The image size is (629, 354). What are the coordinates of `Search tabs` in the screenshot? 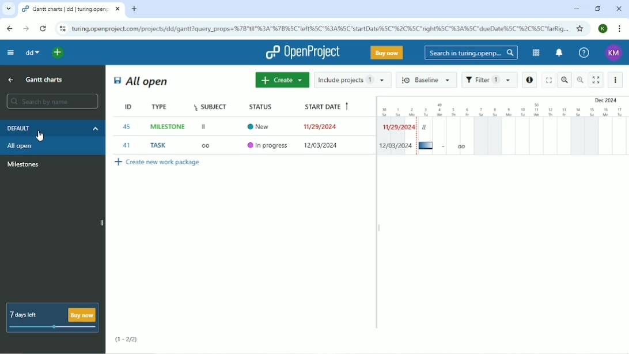 It's located at (7, 9).